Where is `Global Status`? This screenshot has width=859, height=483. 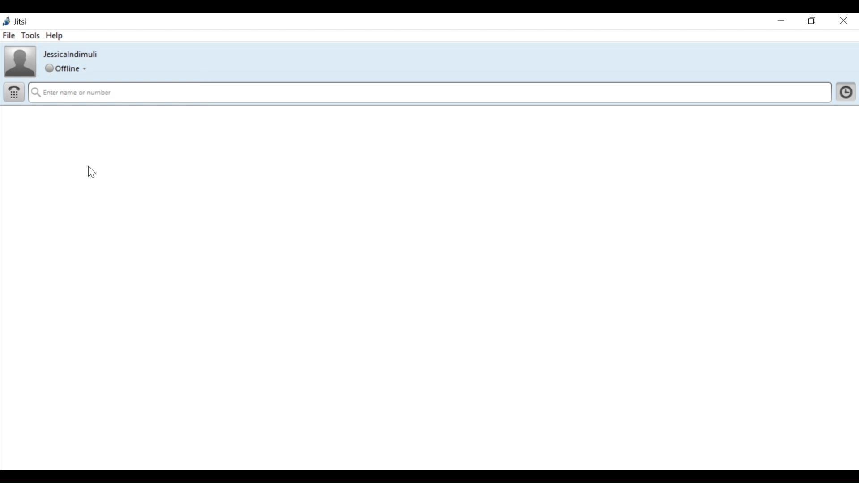
Global Status is located at coordinates (64, 68).